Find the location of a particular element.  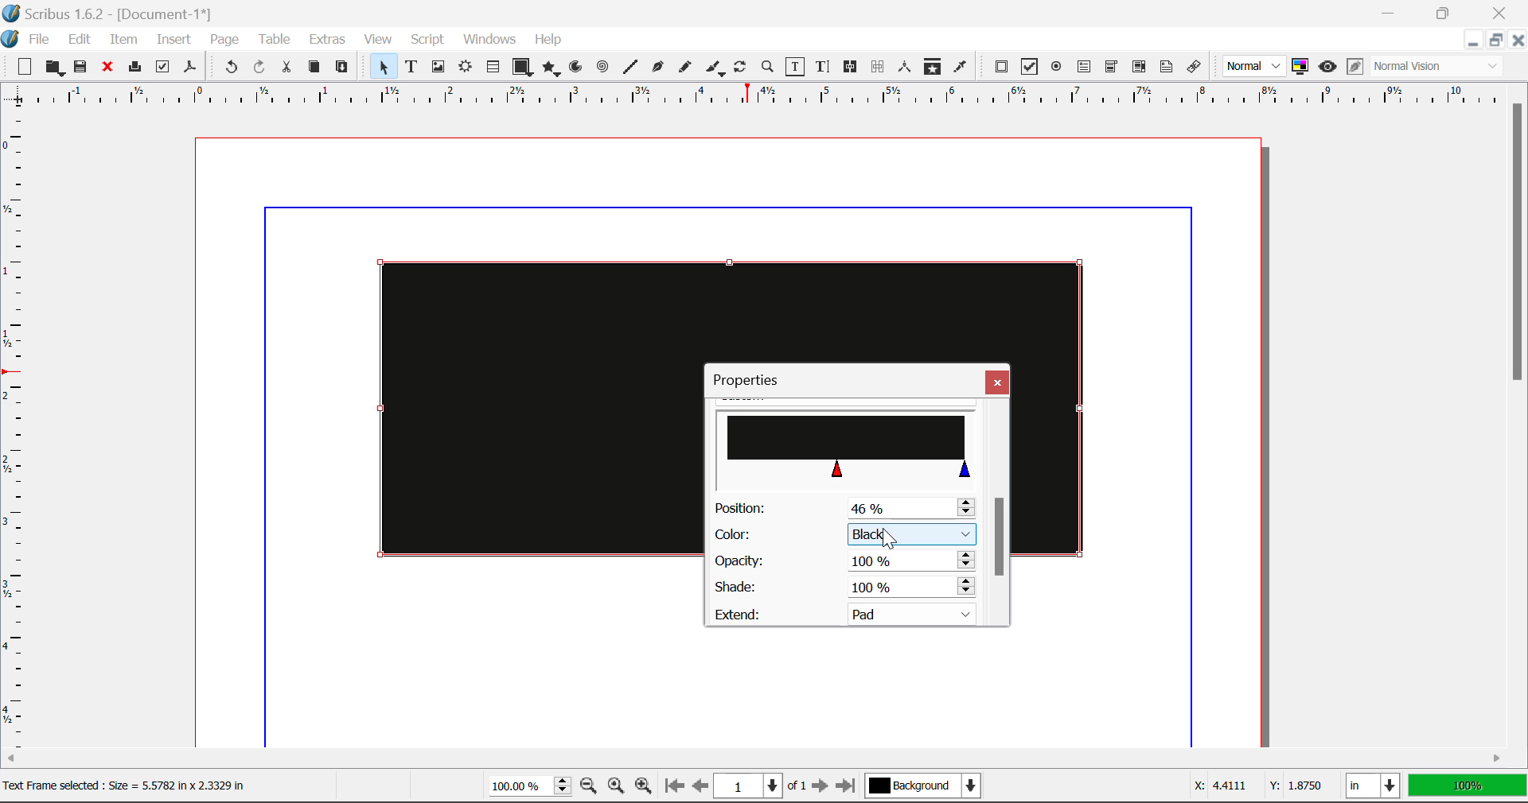

Previous Page is located at coordinates (700, 788).